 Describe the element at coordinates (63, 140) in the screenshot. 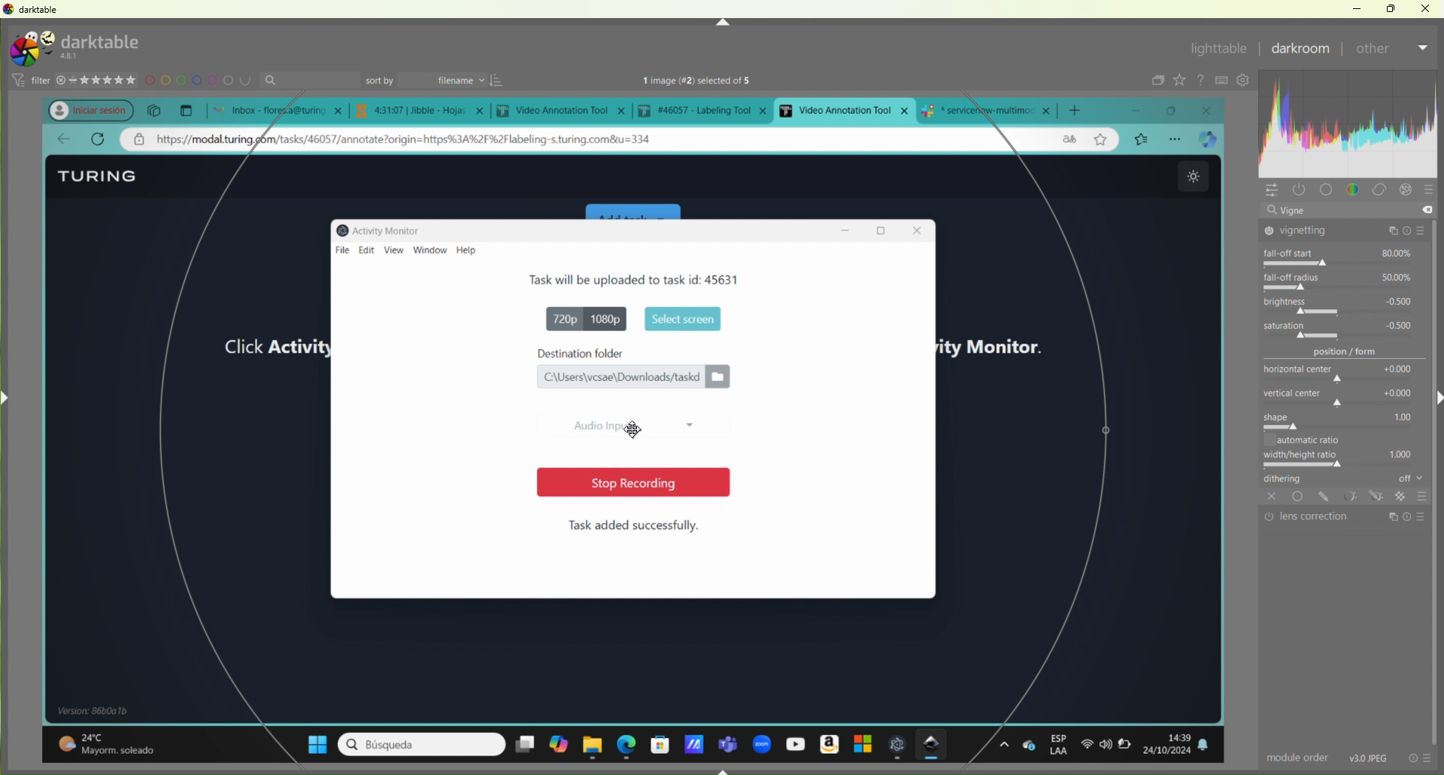

I see `go back` at that location.